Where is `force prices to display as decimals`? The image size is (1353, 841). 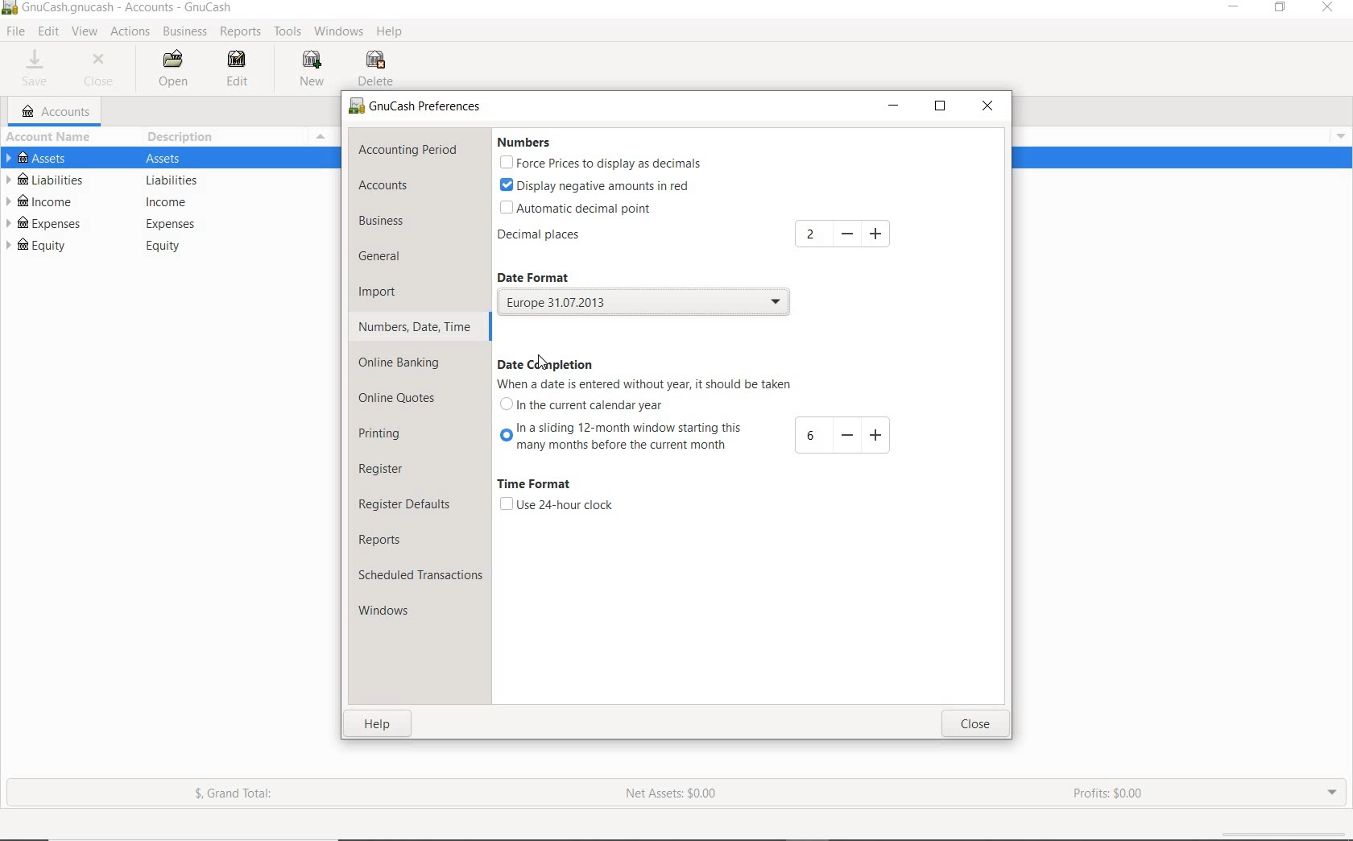
force prices to display as decimals is located at coordinates (601, 164).